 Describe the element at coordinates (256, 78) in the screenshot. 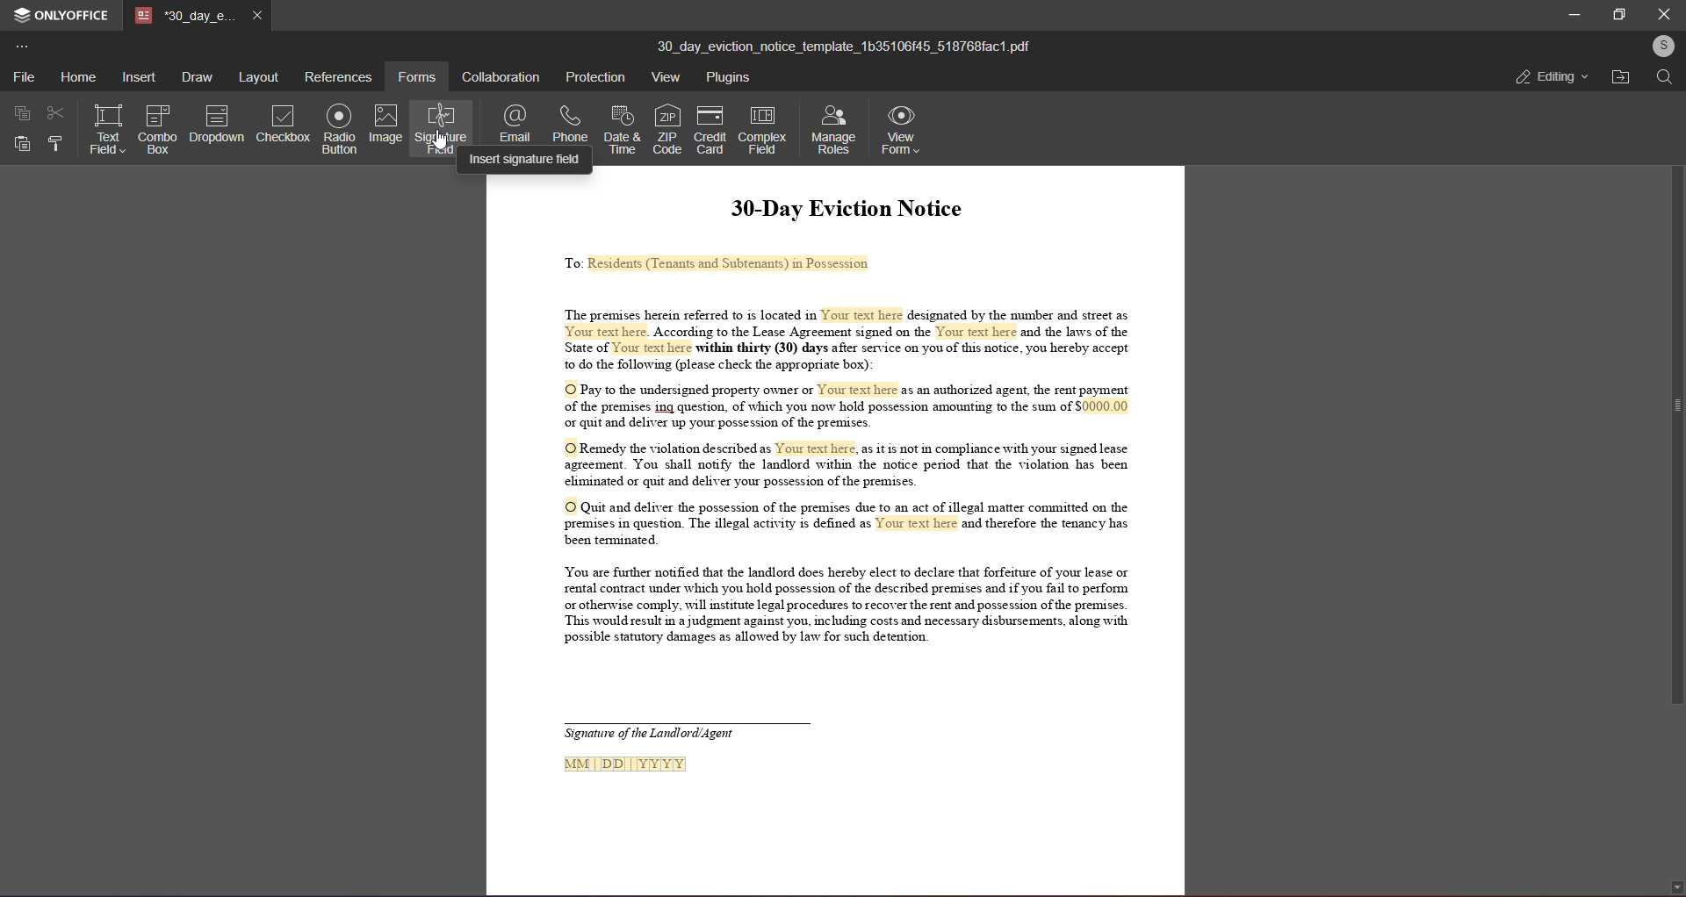

I see `layout` at that location.